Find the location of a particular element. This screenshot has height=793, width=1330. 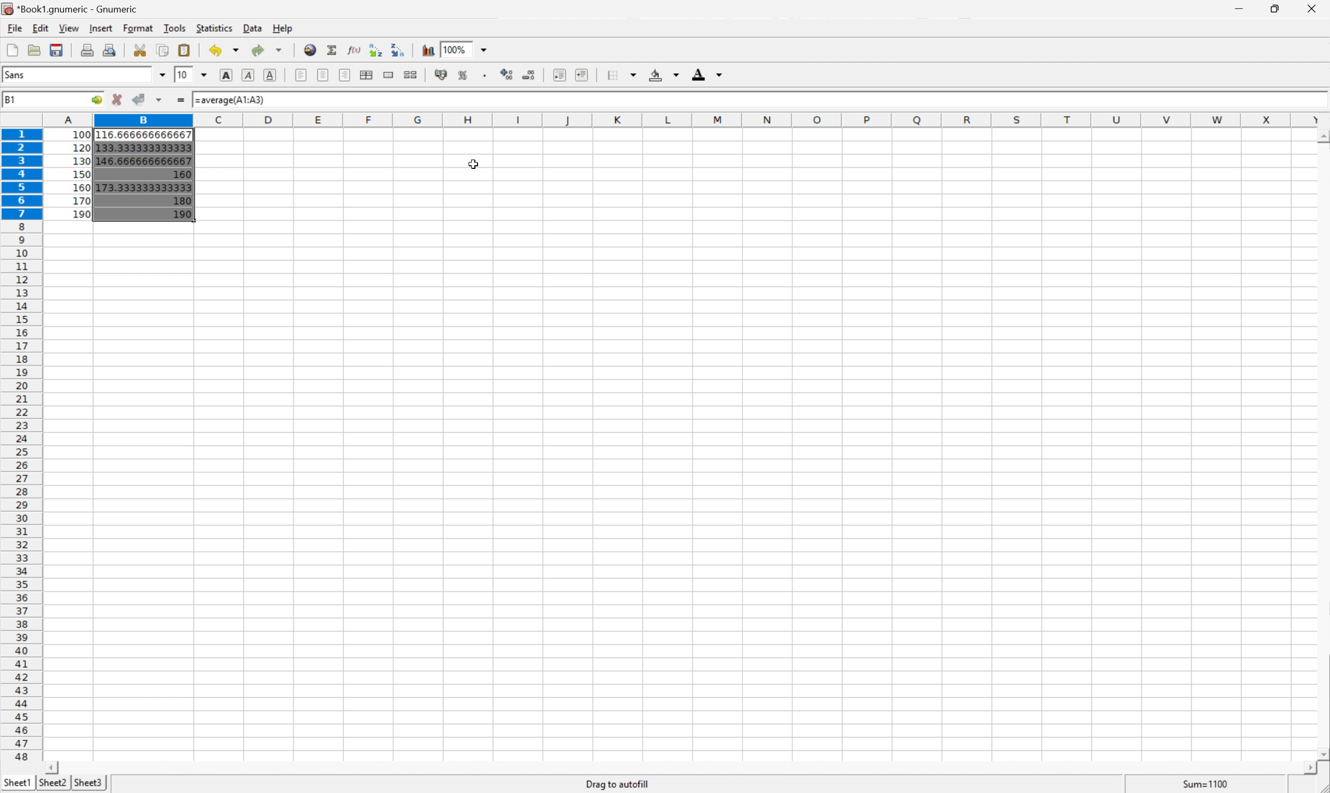

190 is located at coordinates (179, 215).